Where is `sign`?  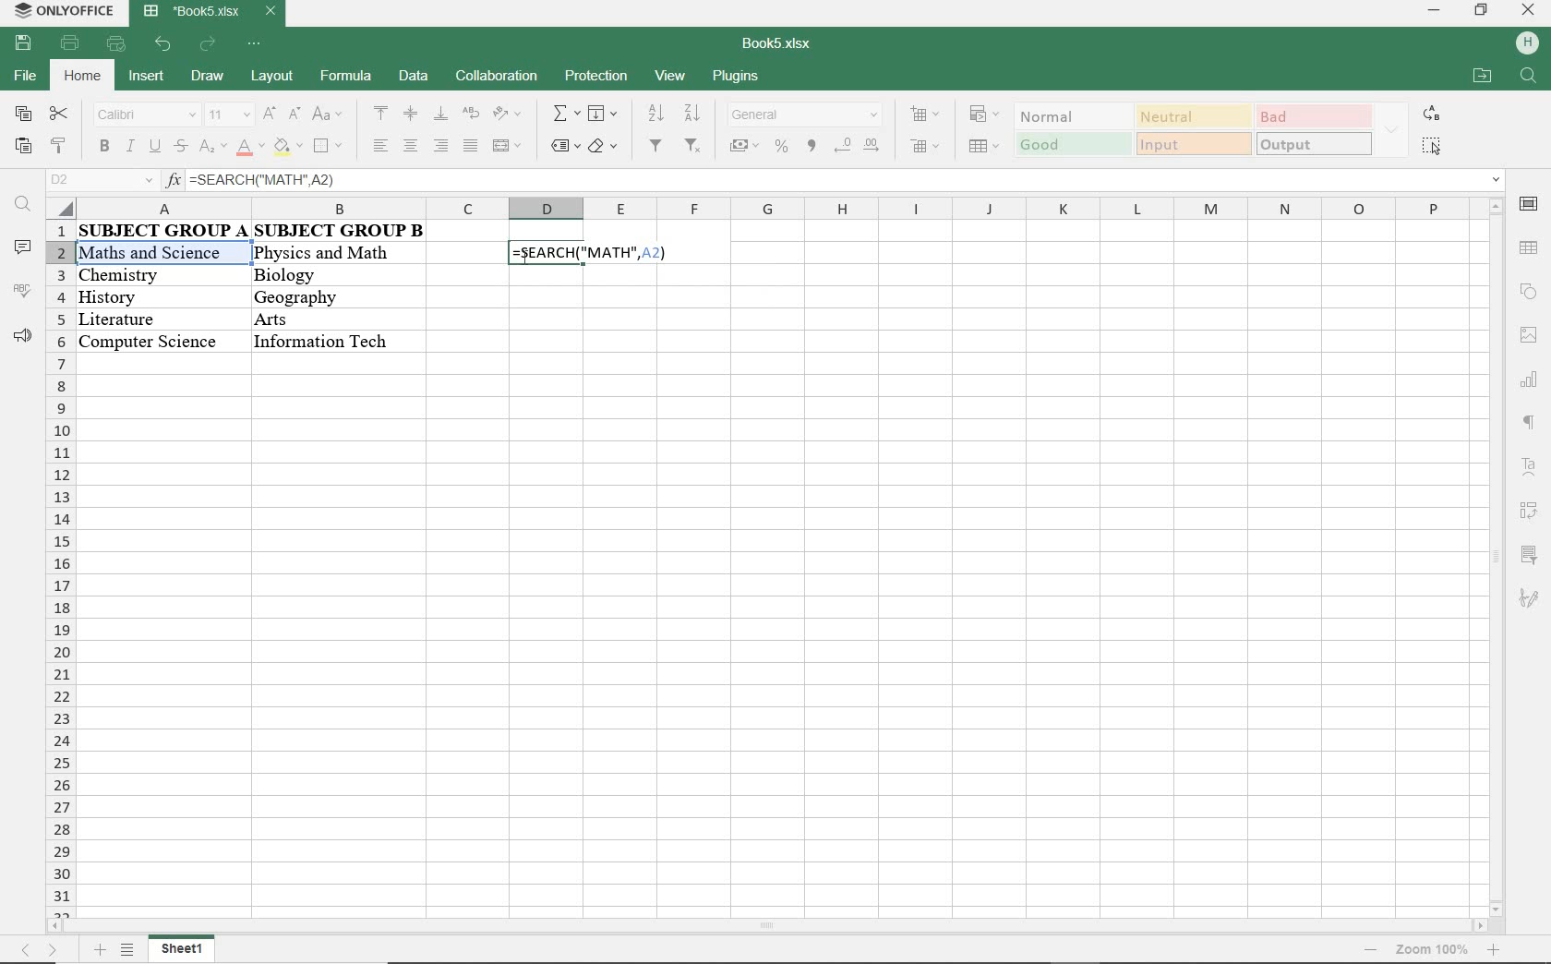
sign is located at coordinates (1523, 464).